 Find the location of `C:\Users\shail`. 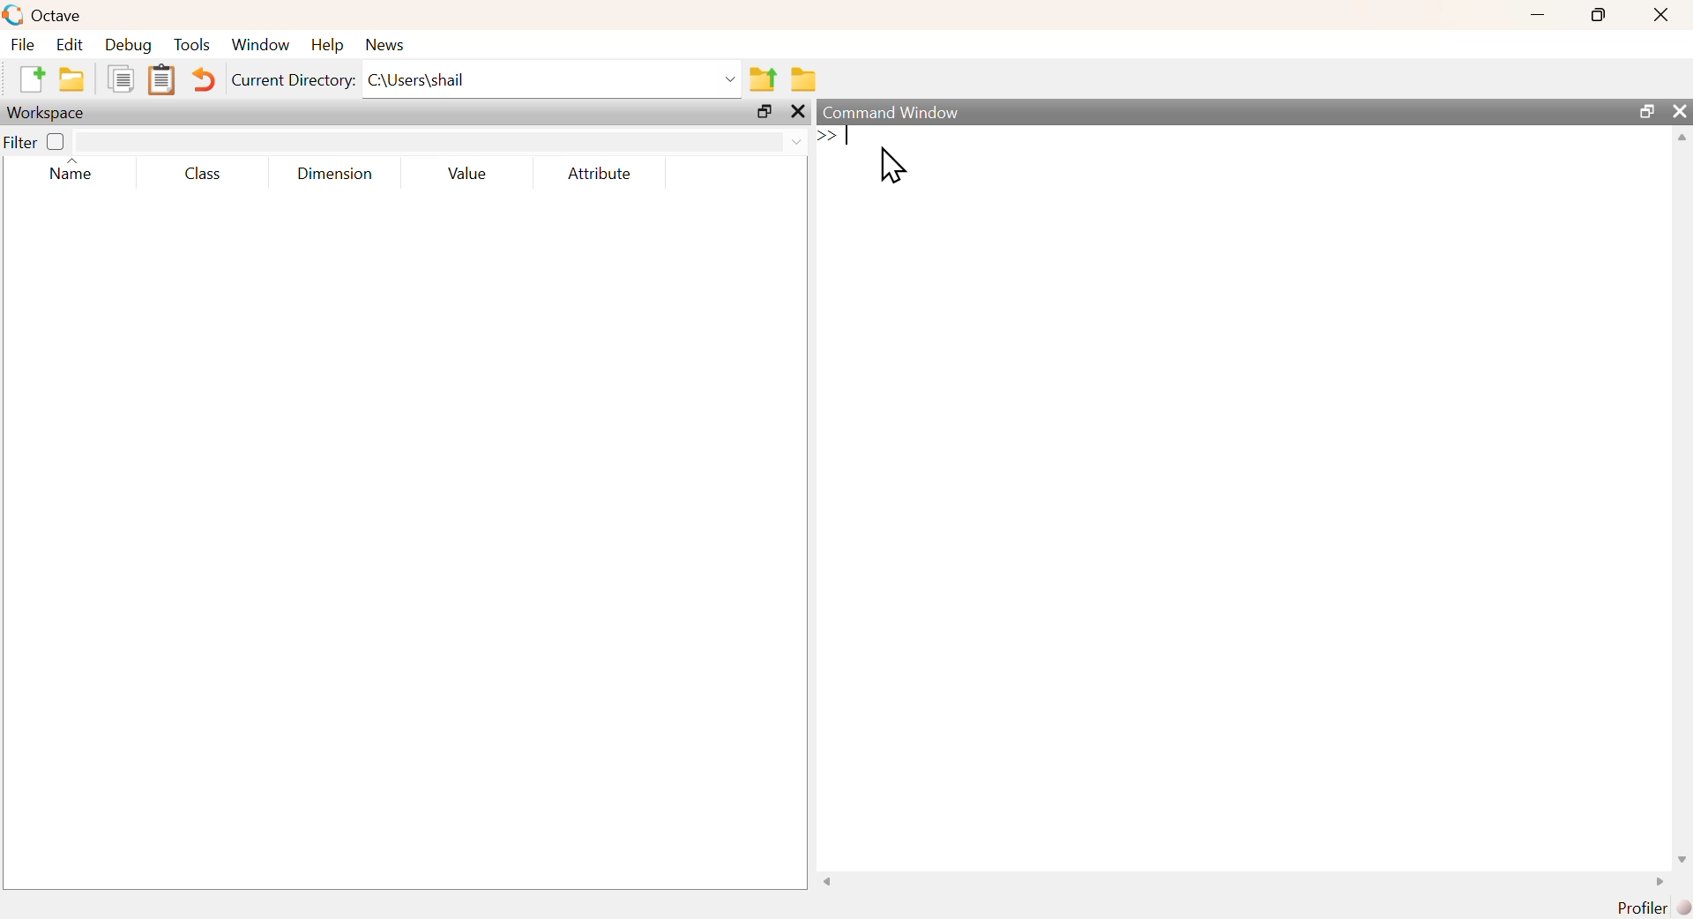

C:\Users\shail is located at coordinates (550, 79).